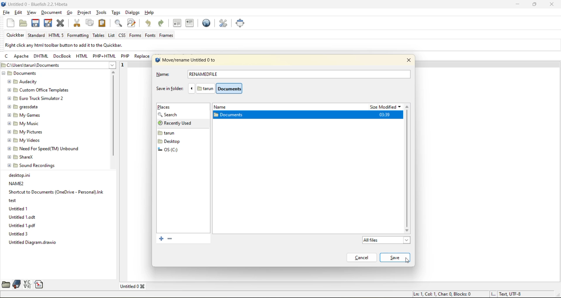 The image size is (561, 298). Describe the element at coordinates (46, 25) in the screenshot. I see `save as` at that location.